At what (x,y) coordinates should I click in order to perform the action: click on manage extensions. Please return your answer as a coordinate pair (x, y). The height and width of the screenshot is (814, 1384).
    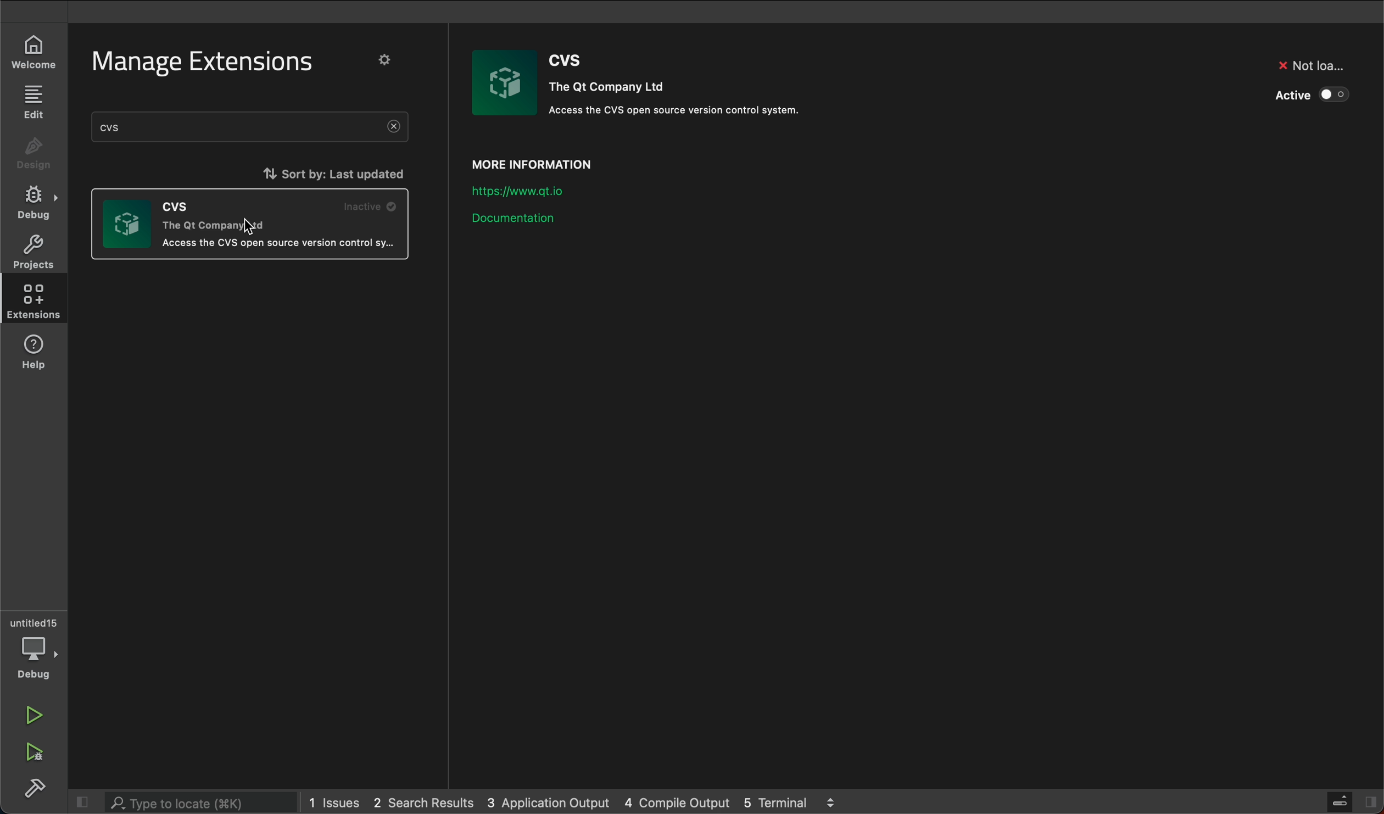
    Looking at the image, I should click on (215, 62).